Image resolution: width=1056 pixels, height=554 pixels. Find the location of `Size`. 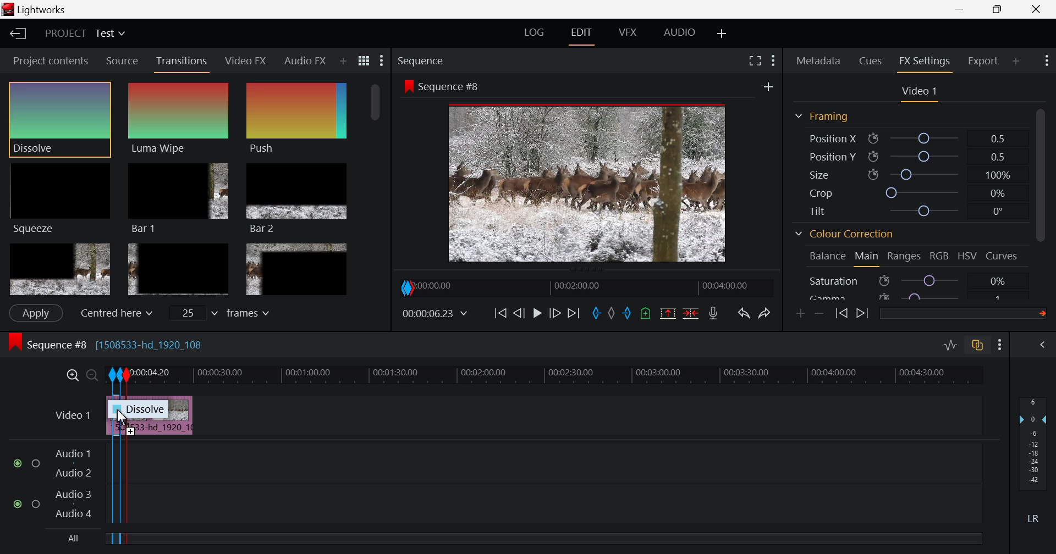

Size is located at coordinates (914, 174).